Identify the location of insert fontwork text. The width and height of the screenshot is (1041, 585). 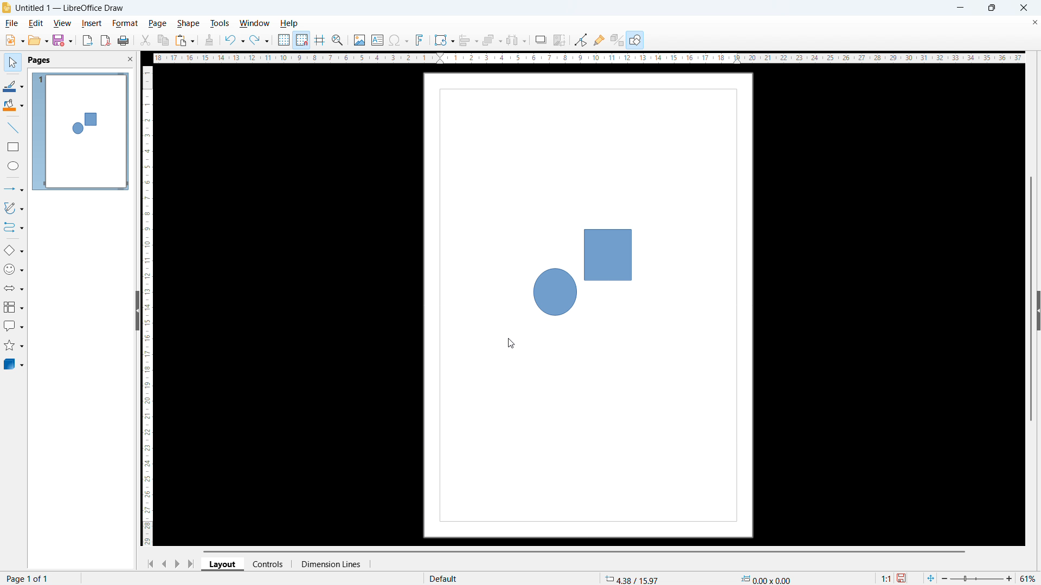
(420, 41).